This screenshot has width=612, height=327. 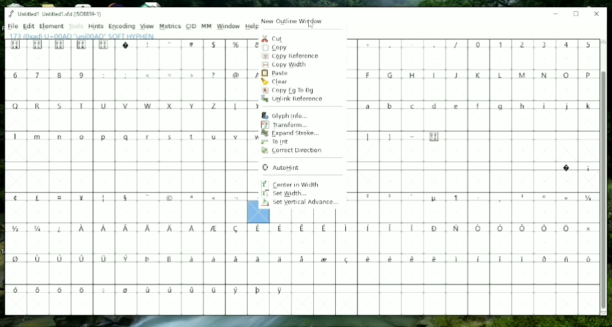 I want to click on Minimize, so click(x=556, y=13).